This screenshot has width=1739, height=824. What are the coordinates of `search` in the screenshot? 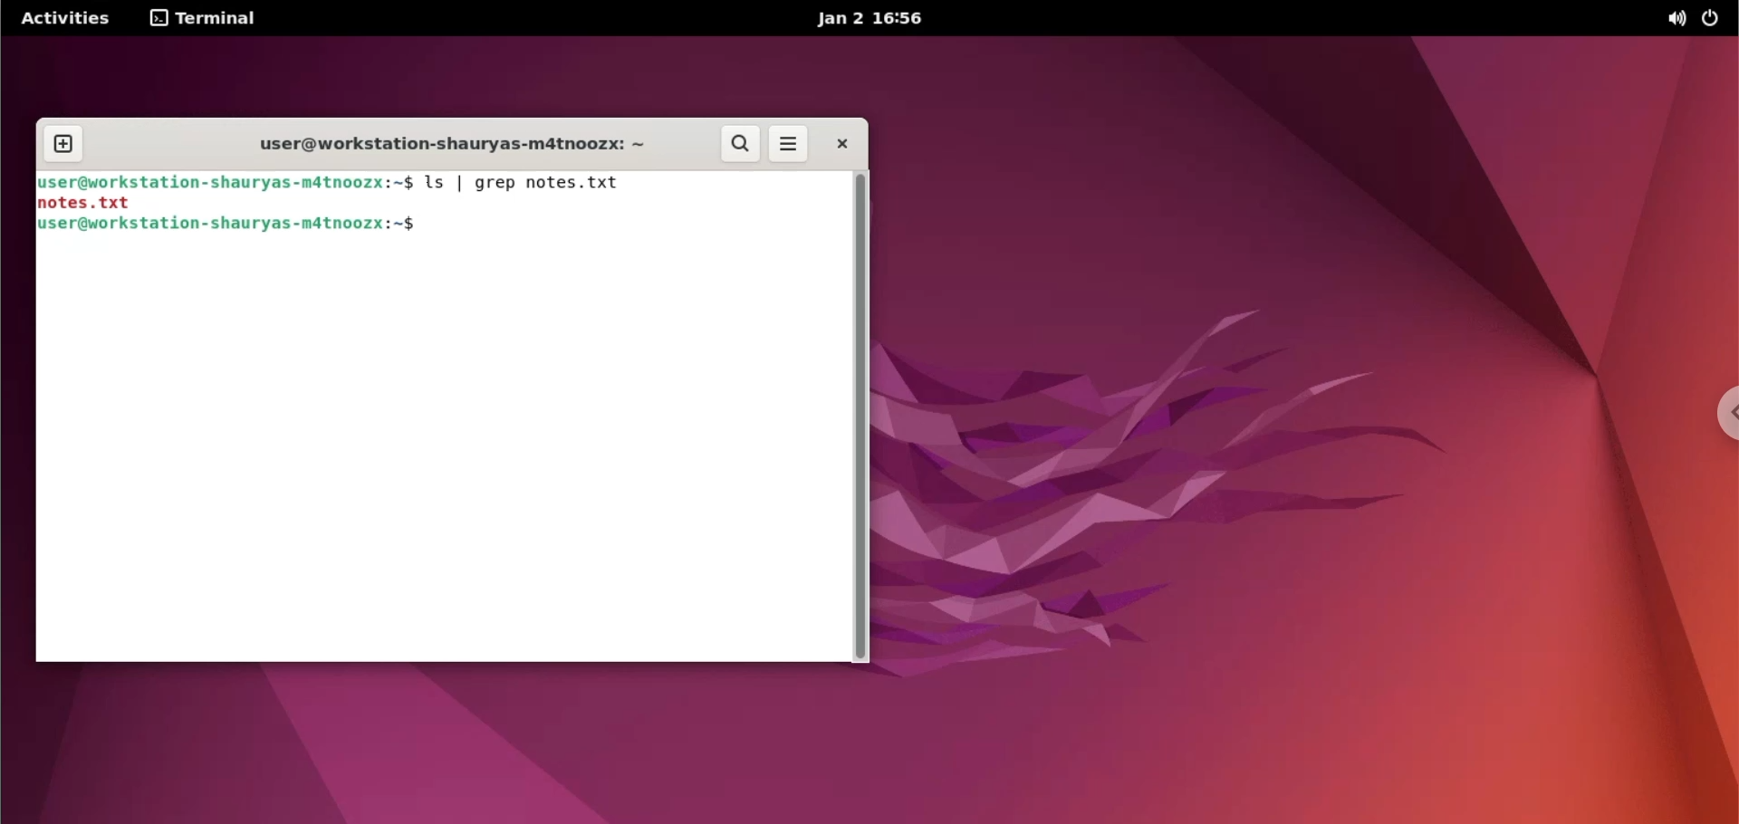 It's located at (736, 143).